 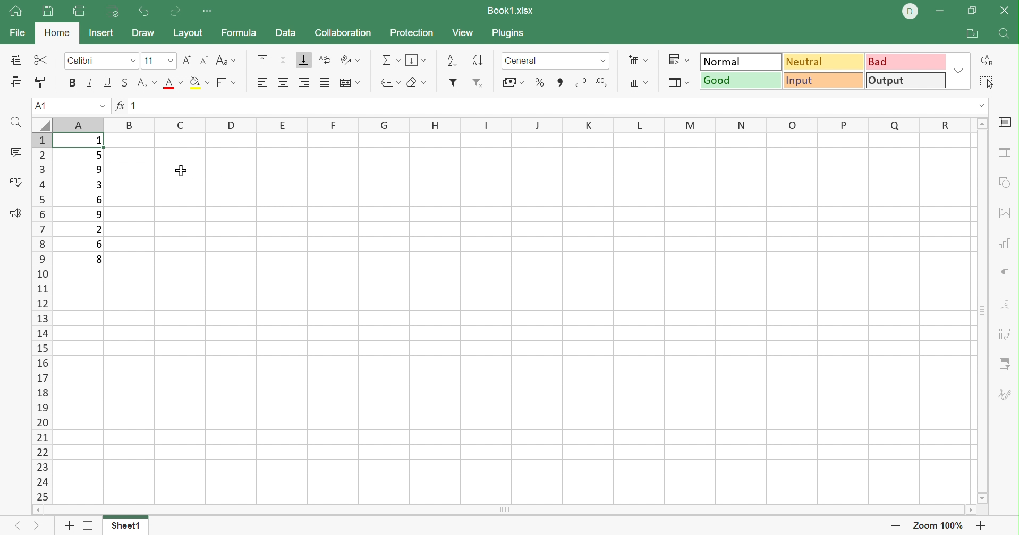 What do you see at coordinates (604, 81) in the screenshot?
I see `Increase decimal` at bounding box center [604, 81].